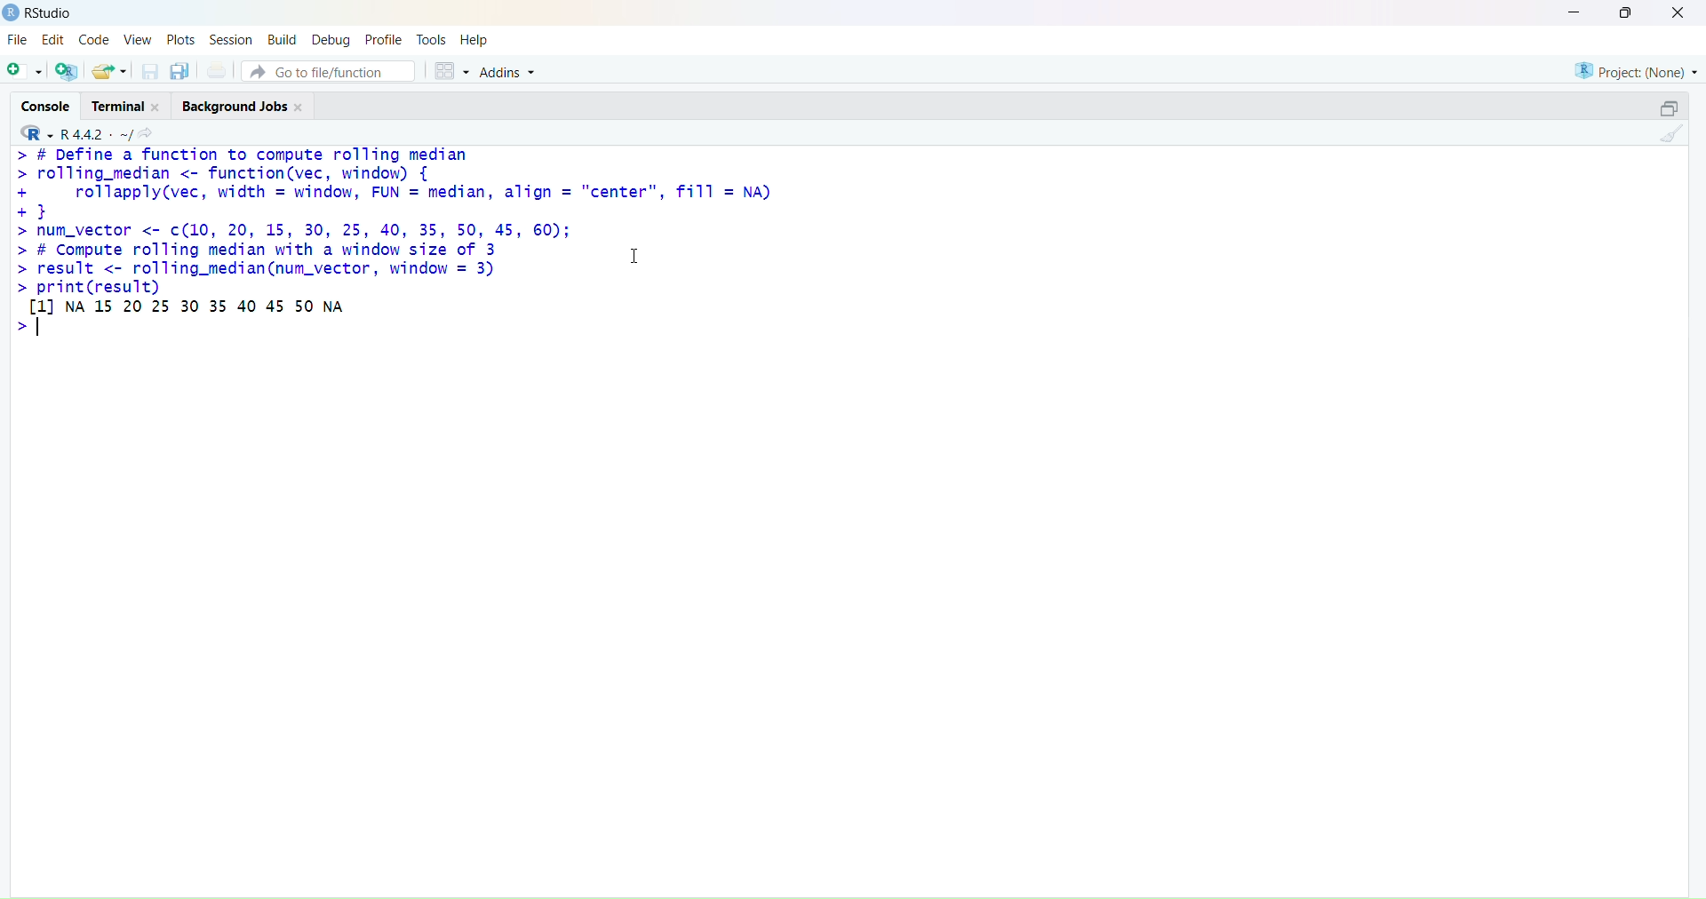 Image resolution: width=1706 pixels, height=899 pixels. Describe the element at coordinates (476, 41) in the screenshot. I see `help` at that location.